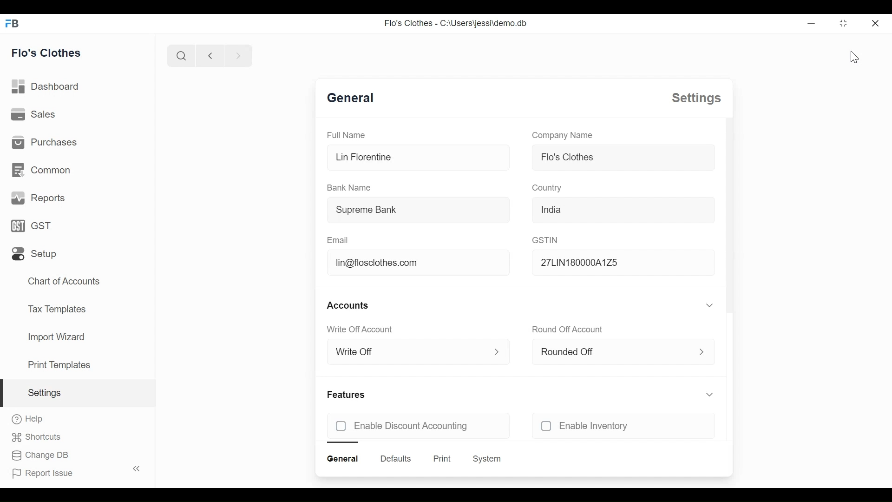 The image size is (892, 502). Describe the element at coordinates (358, 353) in the screenshot. I see `Write Off` at that location.